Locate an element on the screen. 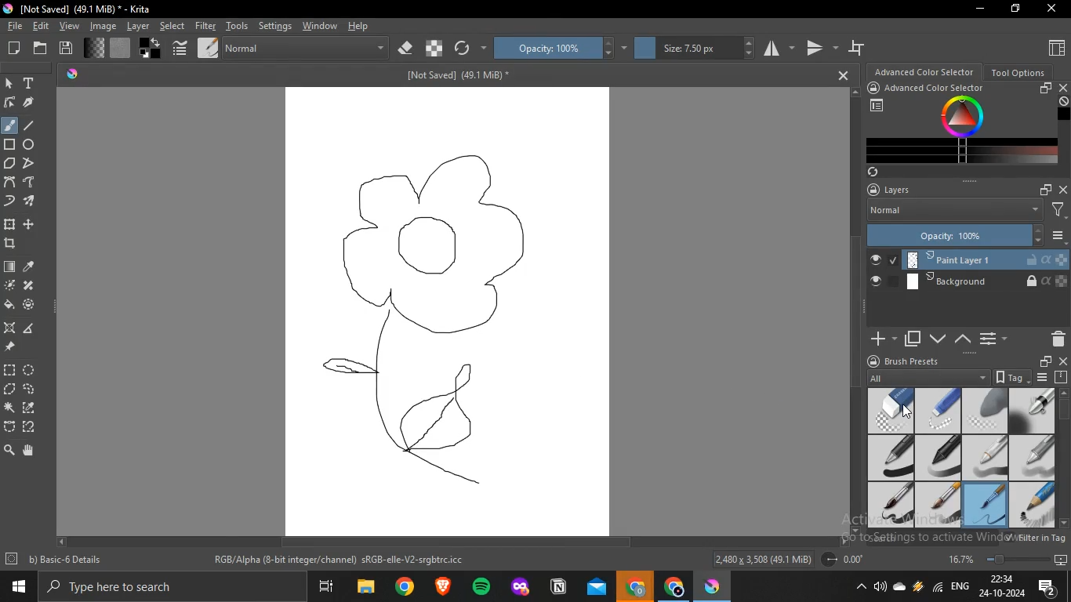 Image resolution: width=1071 pixels, height=602 pixels. Scrollbar is located at coordinates (1064, 450).